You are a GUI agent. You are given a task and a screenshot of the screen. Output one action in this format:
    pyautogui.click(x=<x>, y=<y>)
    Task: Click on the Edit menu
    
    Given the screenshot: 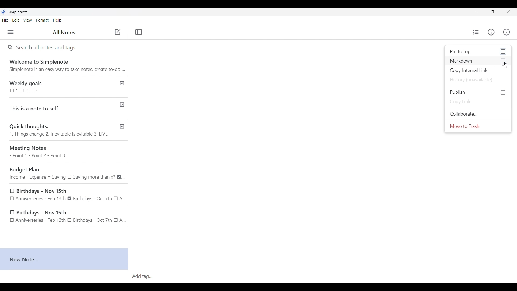 What is the action you would take?
    pyautogui.click(x=16, y=20)
    